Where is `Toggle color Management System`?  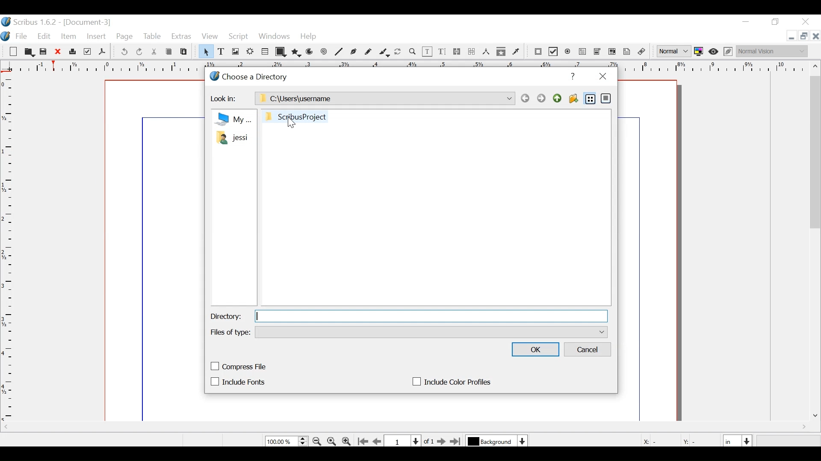 Toggle color Management System is located at coordinates (699, 52).